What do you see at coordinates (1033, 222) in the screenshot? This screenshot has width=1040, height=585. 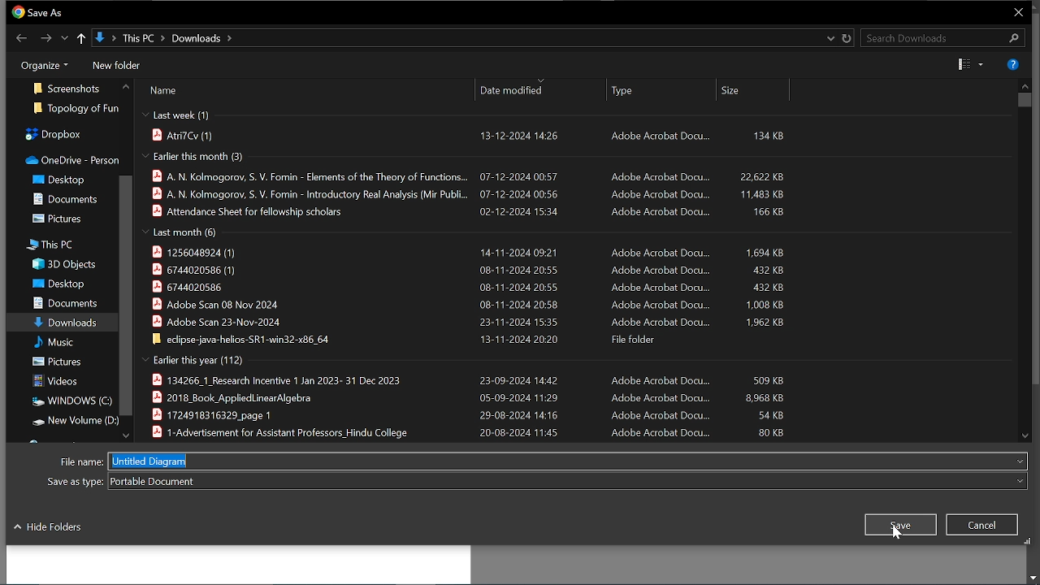 I see `vertical scroll bar` at bounding box center [1033, 222].